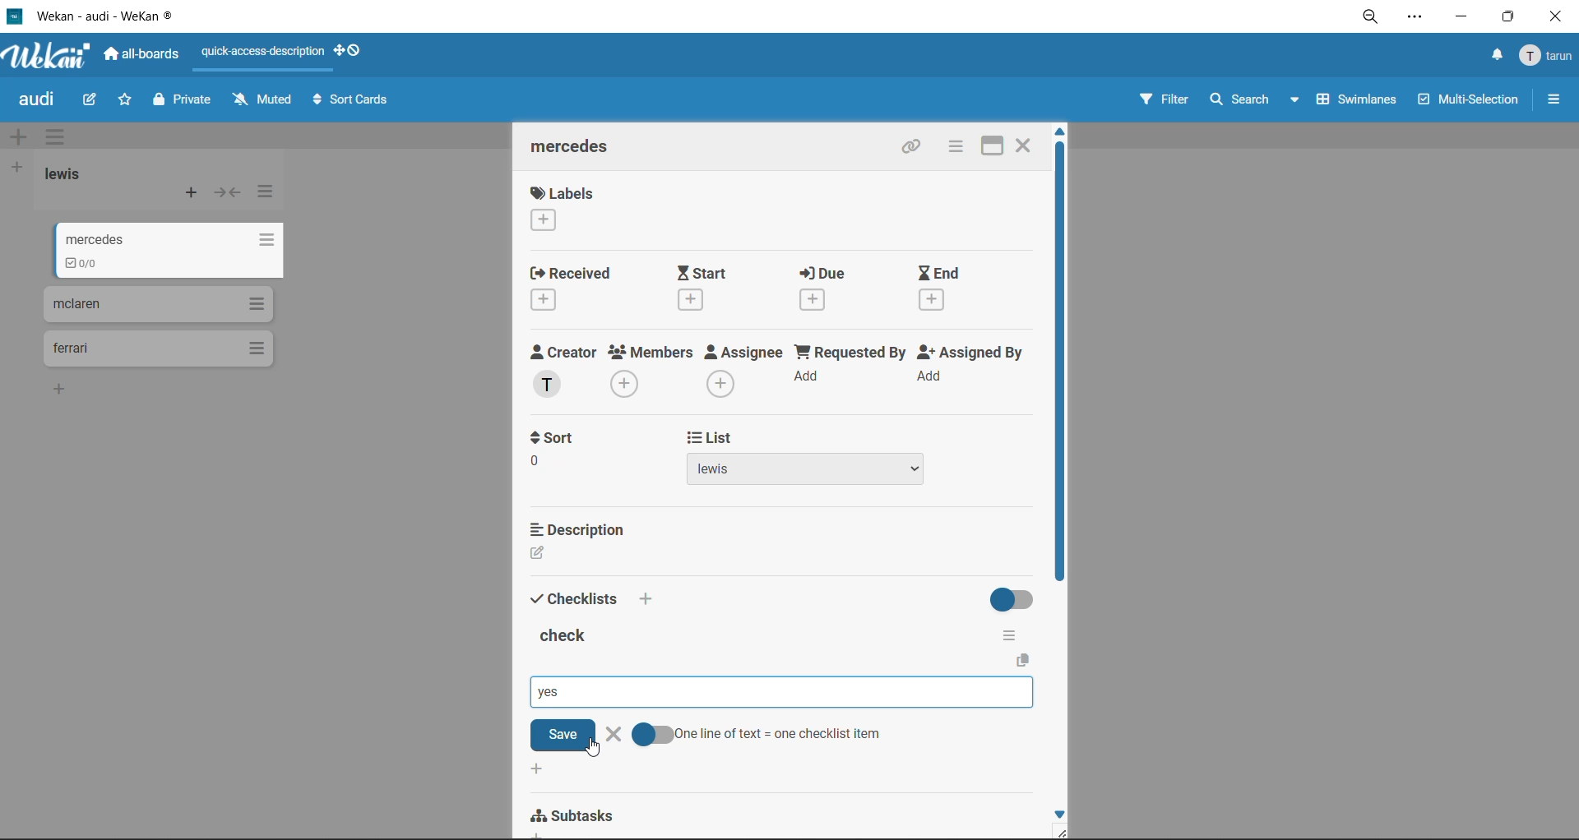  I want to click on list title, so click(70, 174).